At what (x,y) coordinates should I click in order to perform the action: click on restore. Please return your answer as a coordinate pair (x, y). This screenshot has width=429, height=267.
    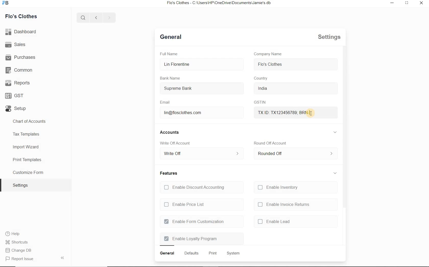
    Looking at the image, I should click on (393, 4).